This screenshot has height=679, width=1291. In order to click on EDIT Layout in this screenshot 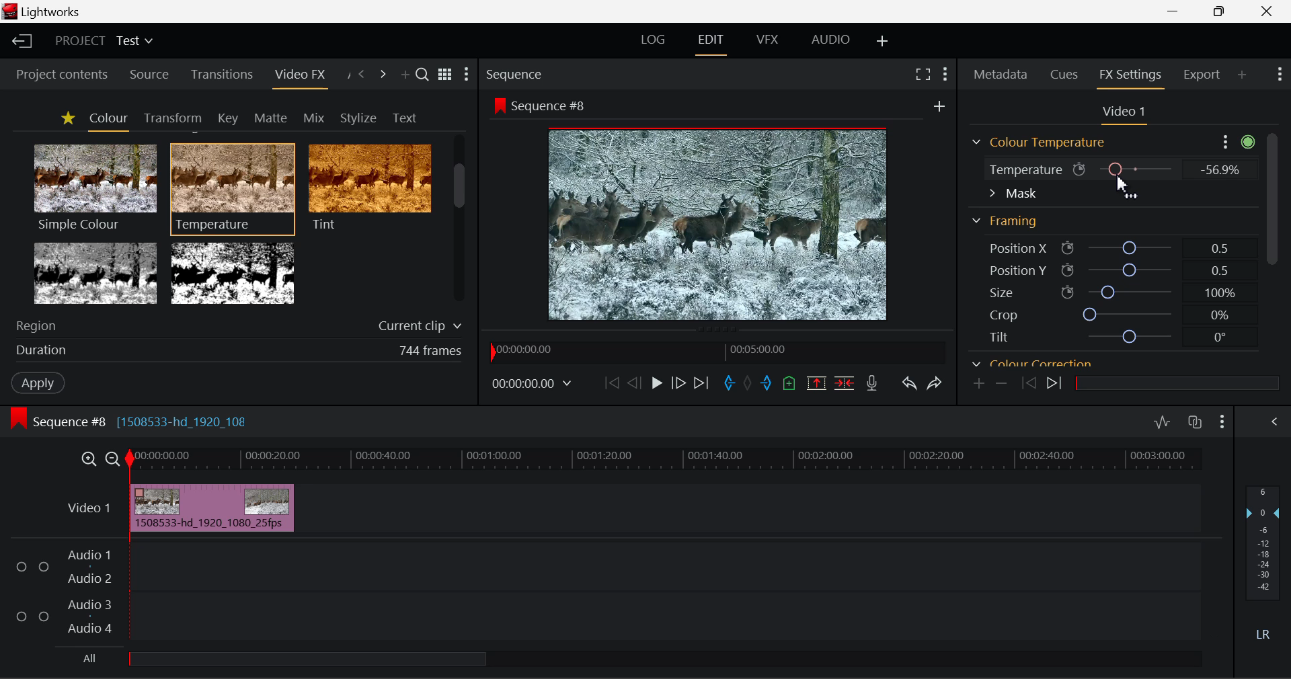, I will do `click(711, 44)`.